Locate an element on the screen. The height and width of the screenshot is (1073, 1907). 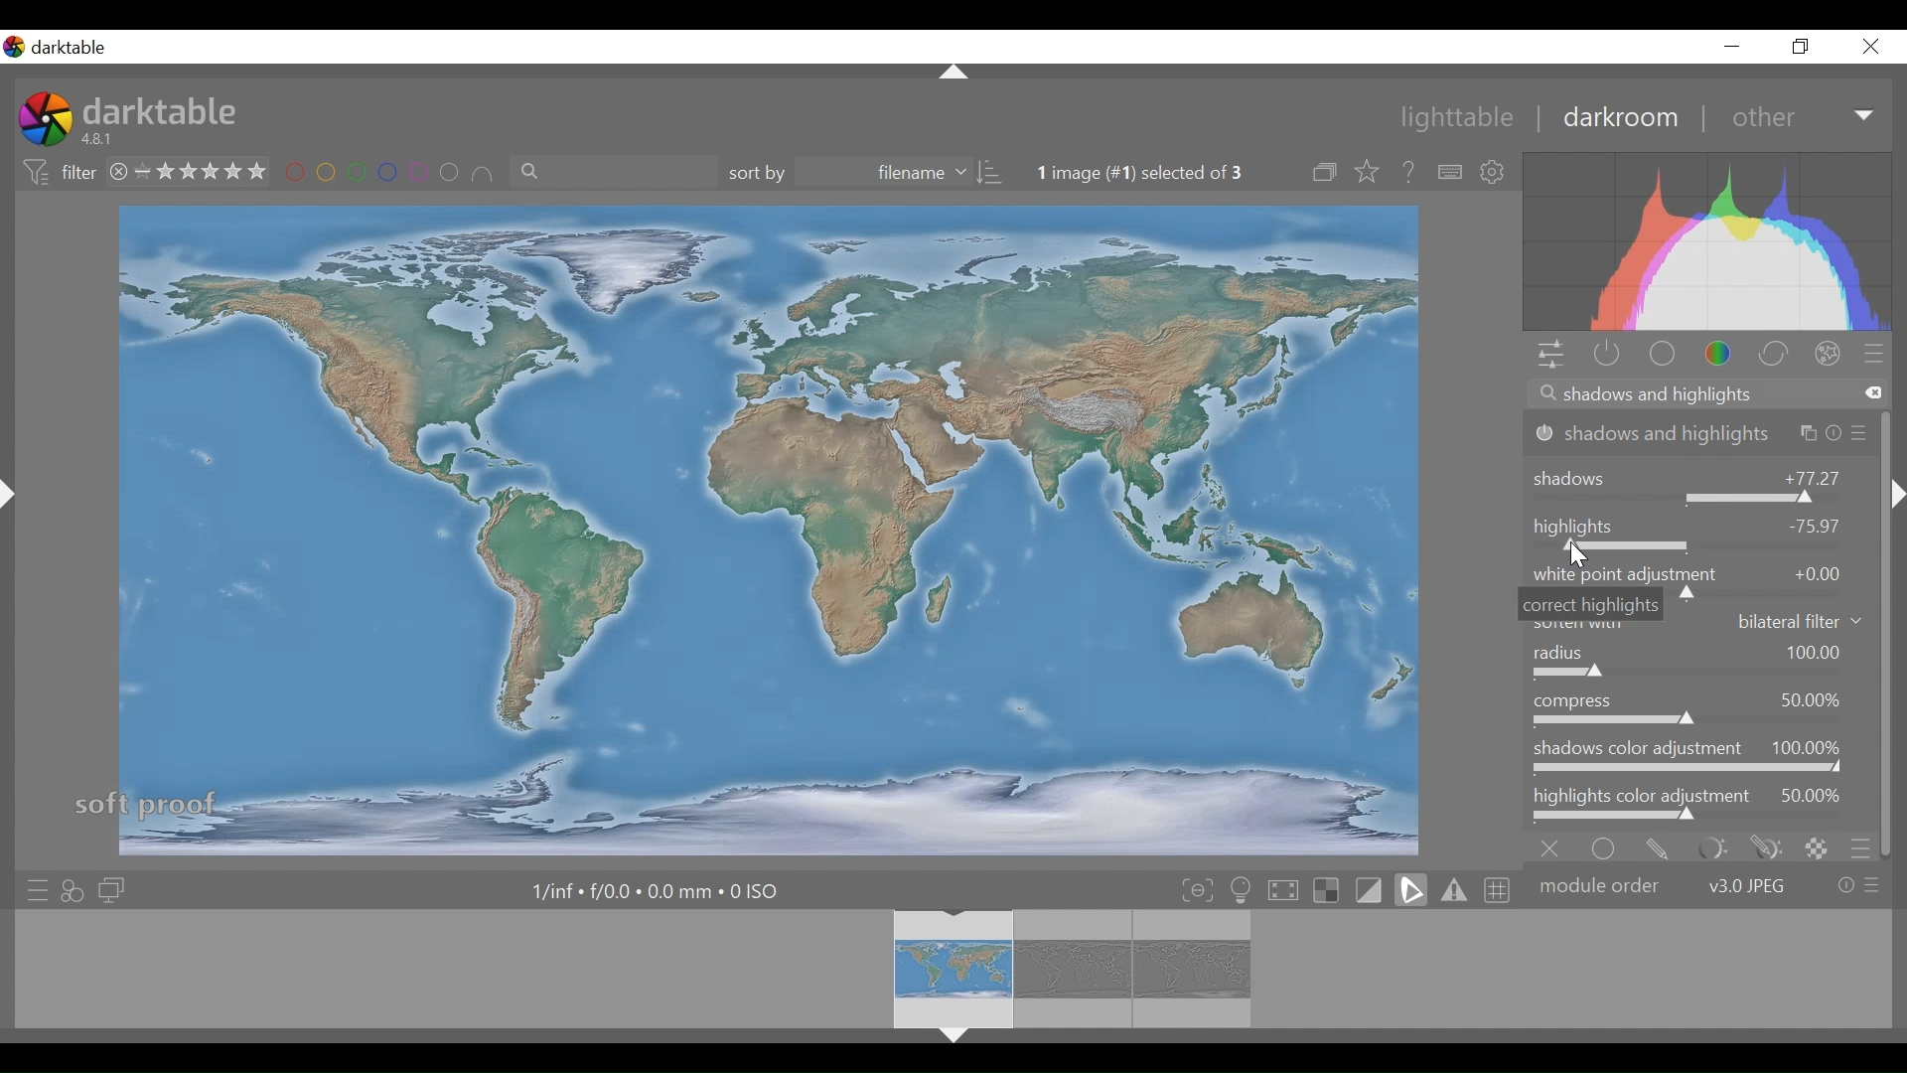
filter by images color label is located at coordinates (391, 174).